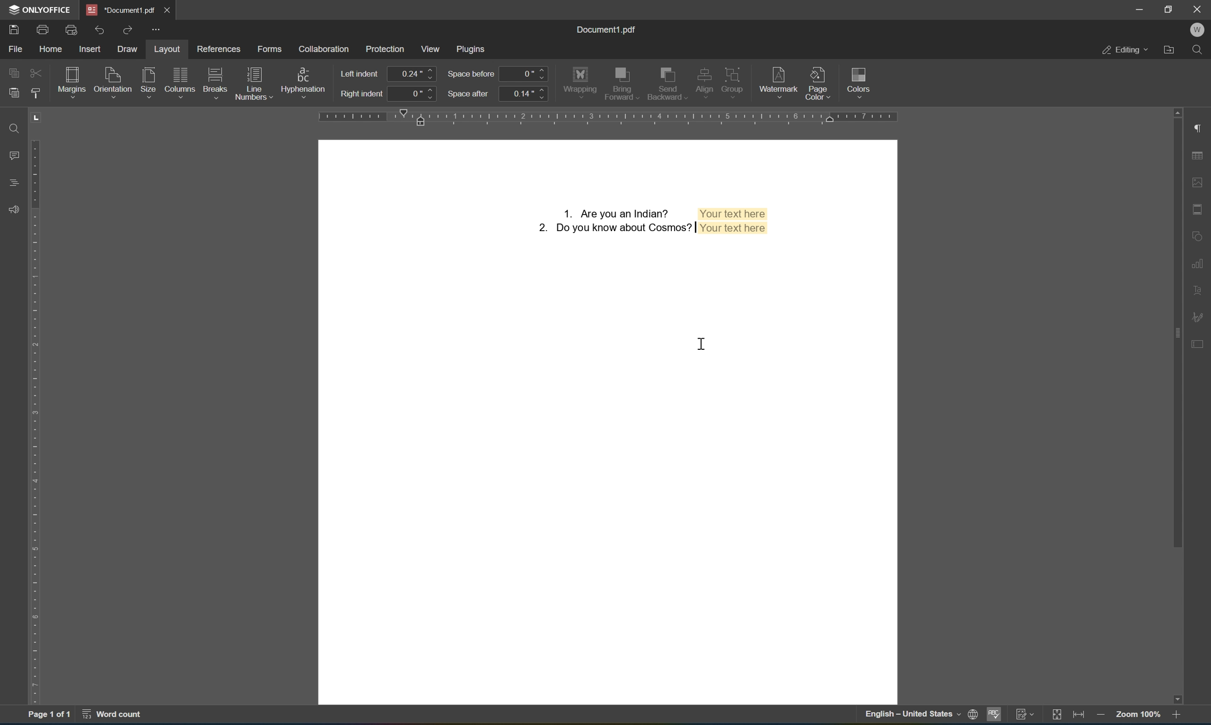  Describe the element at coordinates (779, 80) in the screenshot. I see `watermark` at that location.